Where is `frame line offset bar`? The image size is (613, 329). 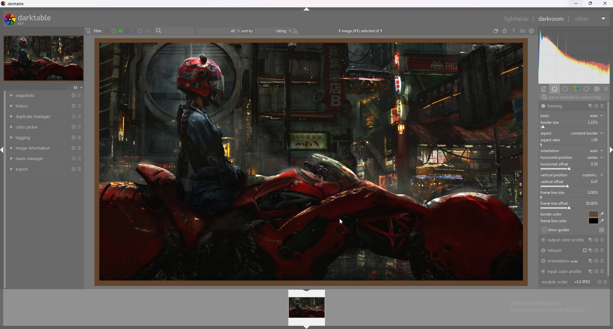
frame line offset bar is located at coordinates (570, 209).